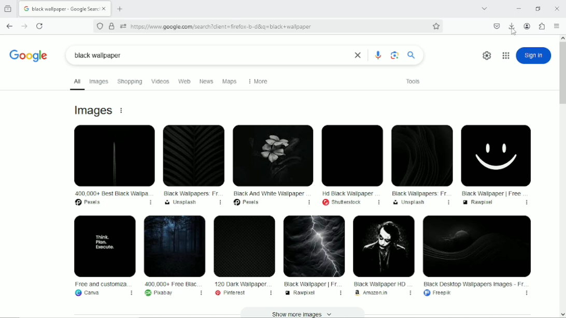 The width and height of the screenshot is (566, 318). What do you see at coordinates (505, 55) in the screenshot?
I see `Google apps` at bounding box center [505, 55].